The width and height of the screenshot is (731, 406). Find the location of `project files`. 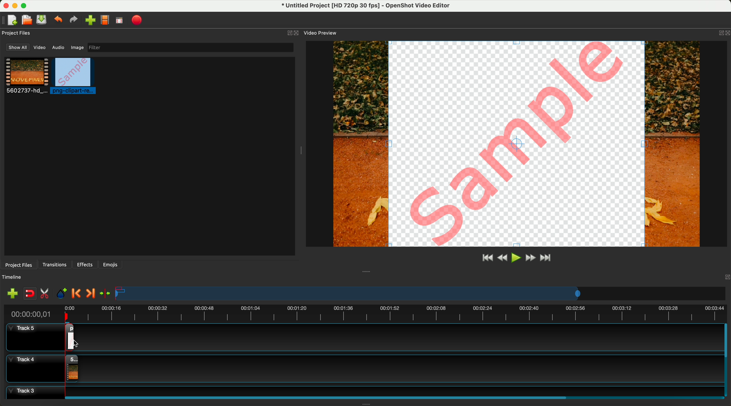

project files is located at coordinates (18, 264).